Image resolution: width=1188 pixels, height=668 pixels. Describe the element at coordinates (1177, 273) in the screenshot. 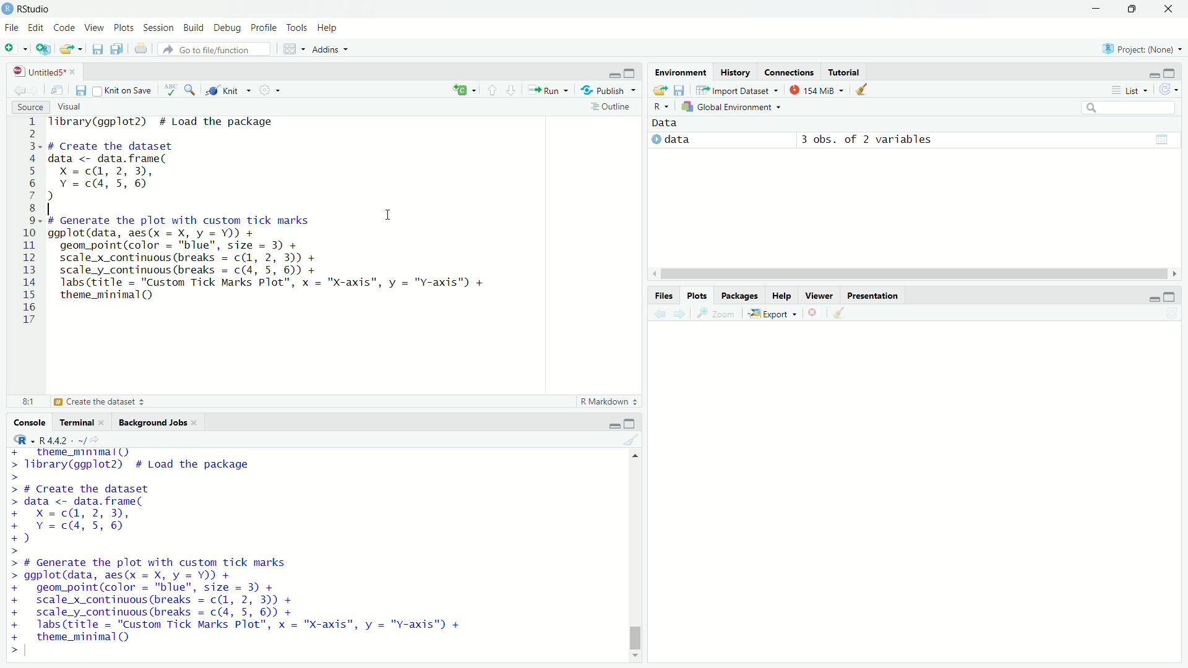

I see `move right` at that location.